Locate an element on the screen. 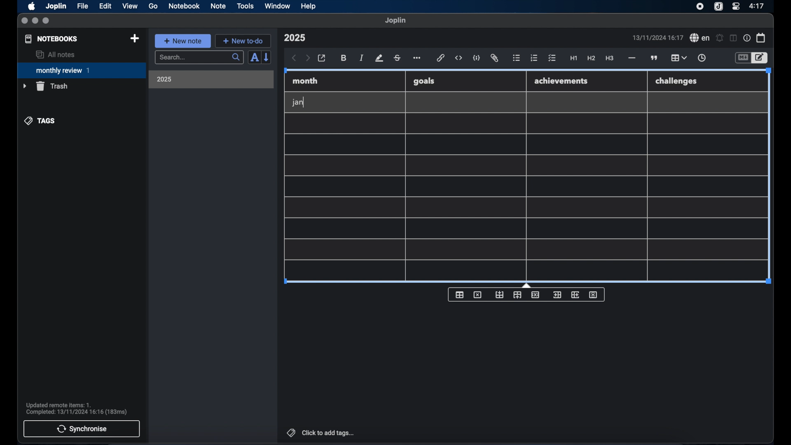  delete row is located at coordinates (536, 294).